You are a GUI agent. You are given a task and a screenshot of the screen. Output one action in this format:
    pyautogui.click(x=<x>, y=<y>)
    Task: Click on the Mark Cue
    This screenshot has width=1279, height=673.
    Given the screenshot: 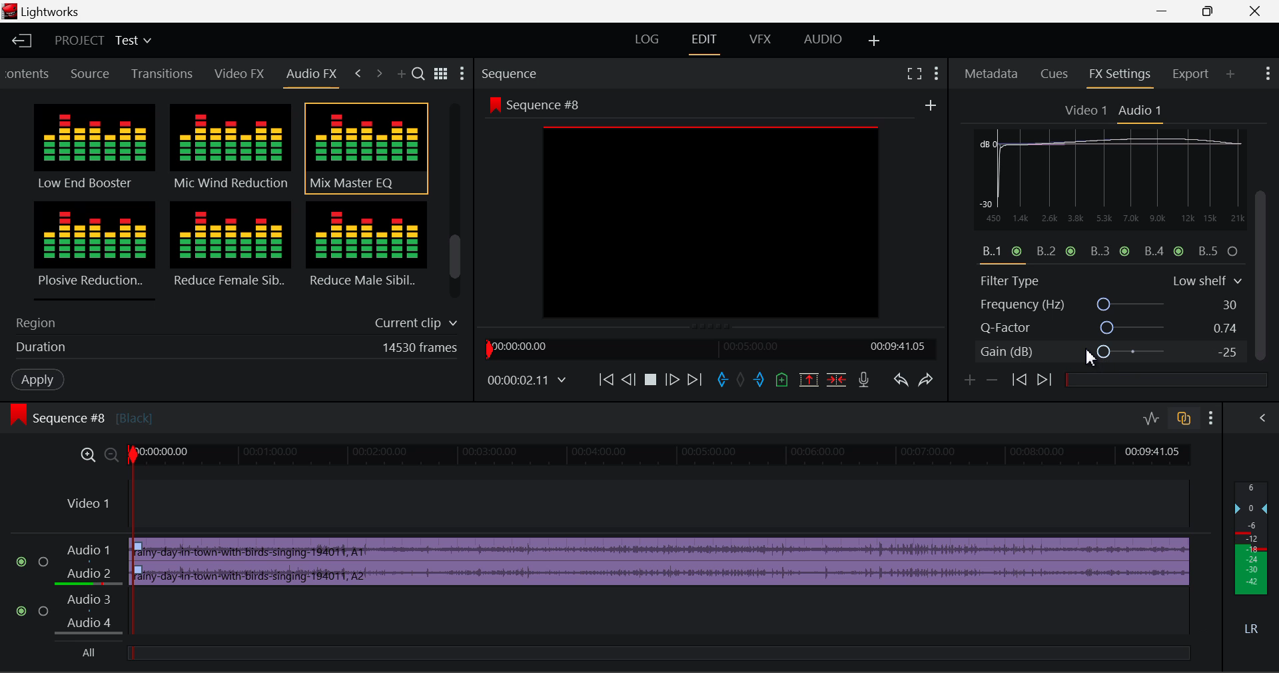 What is the action you would take?
    pyautogui.click(x=781, y=380)
    